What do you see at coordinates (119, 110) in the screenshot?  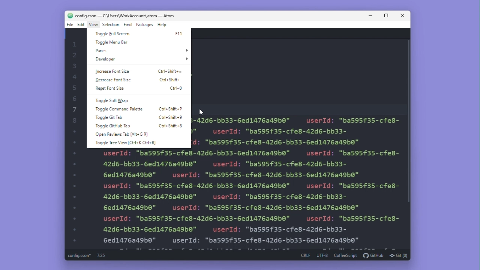 I see `toggle command palette` at bounding box center [119, 110].